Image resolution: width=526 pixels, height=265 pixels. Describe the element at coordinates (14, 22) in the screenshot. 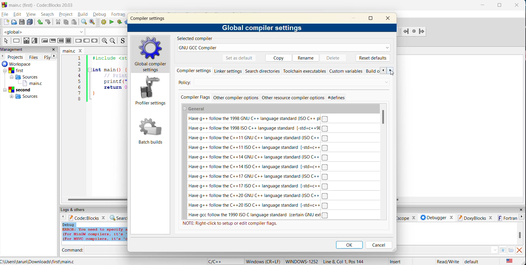

I see `open` at that location.